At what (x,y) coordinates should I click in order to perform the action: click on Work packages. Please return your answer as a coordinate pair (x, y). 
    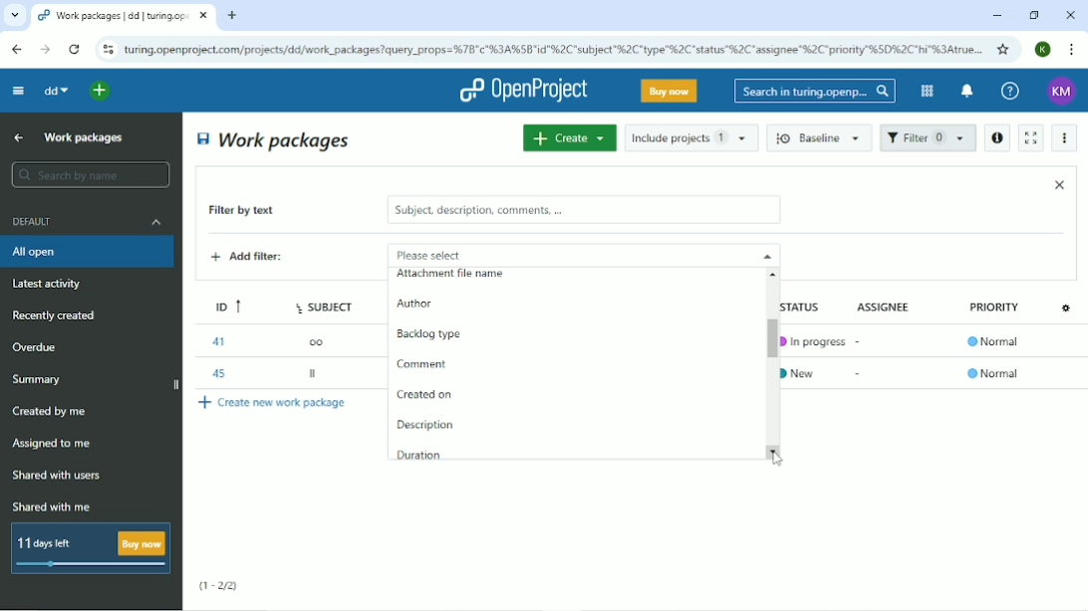
    Looking at the image, I should click on (85, 136).